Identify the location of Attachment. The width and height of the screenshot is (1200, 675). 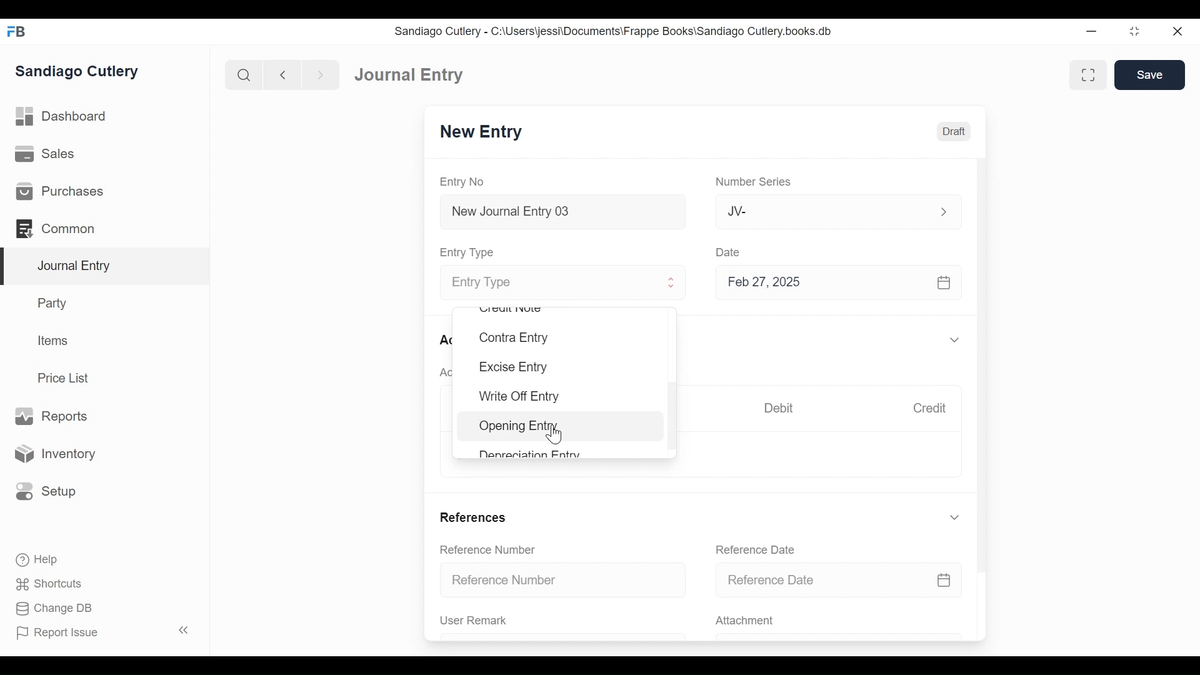
(744, 622).